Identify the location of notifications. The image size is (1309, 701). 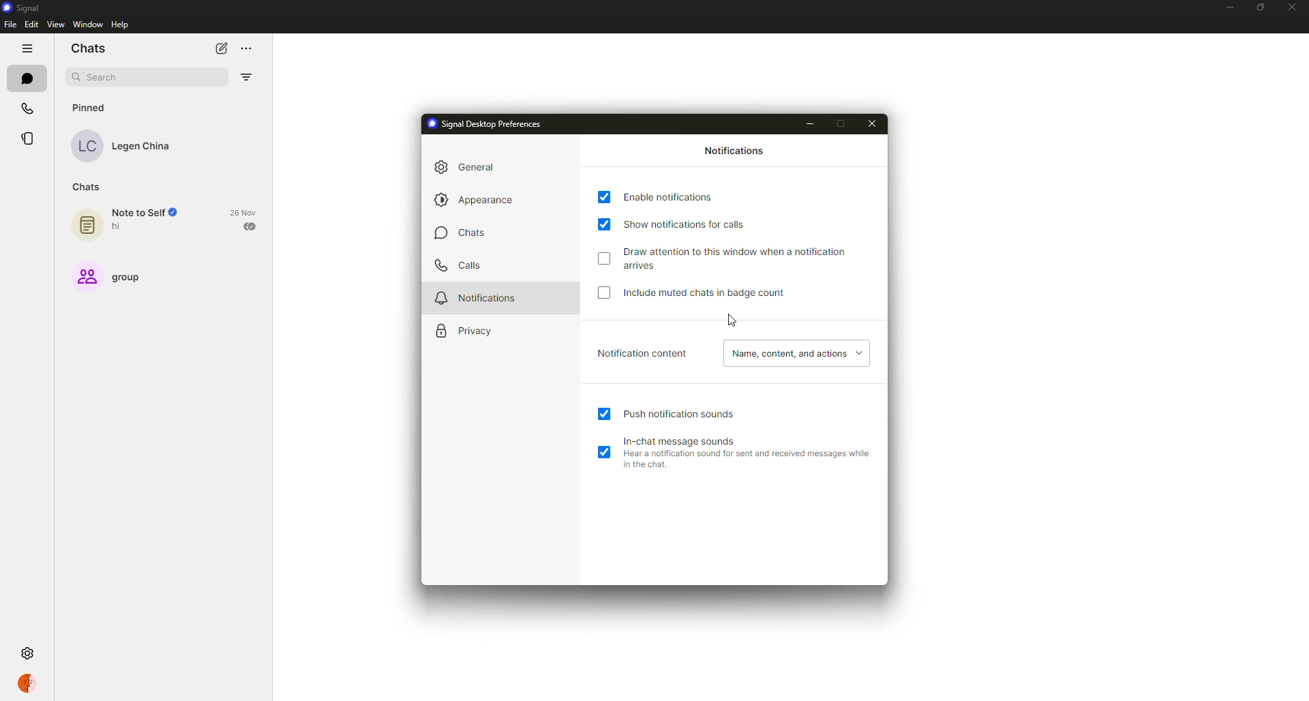
(477, 297).